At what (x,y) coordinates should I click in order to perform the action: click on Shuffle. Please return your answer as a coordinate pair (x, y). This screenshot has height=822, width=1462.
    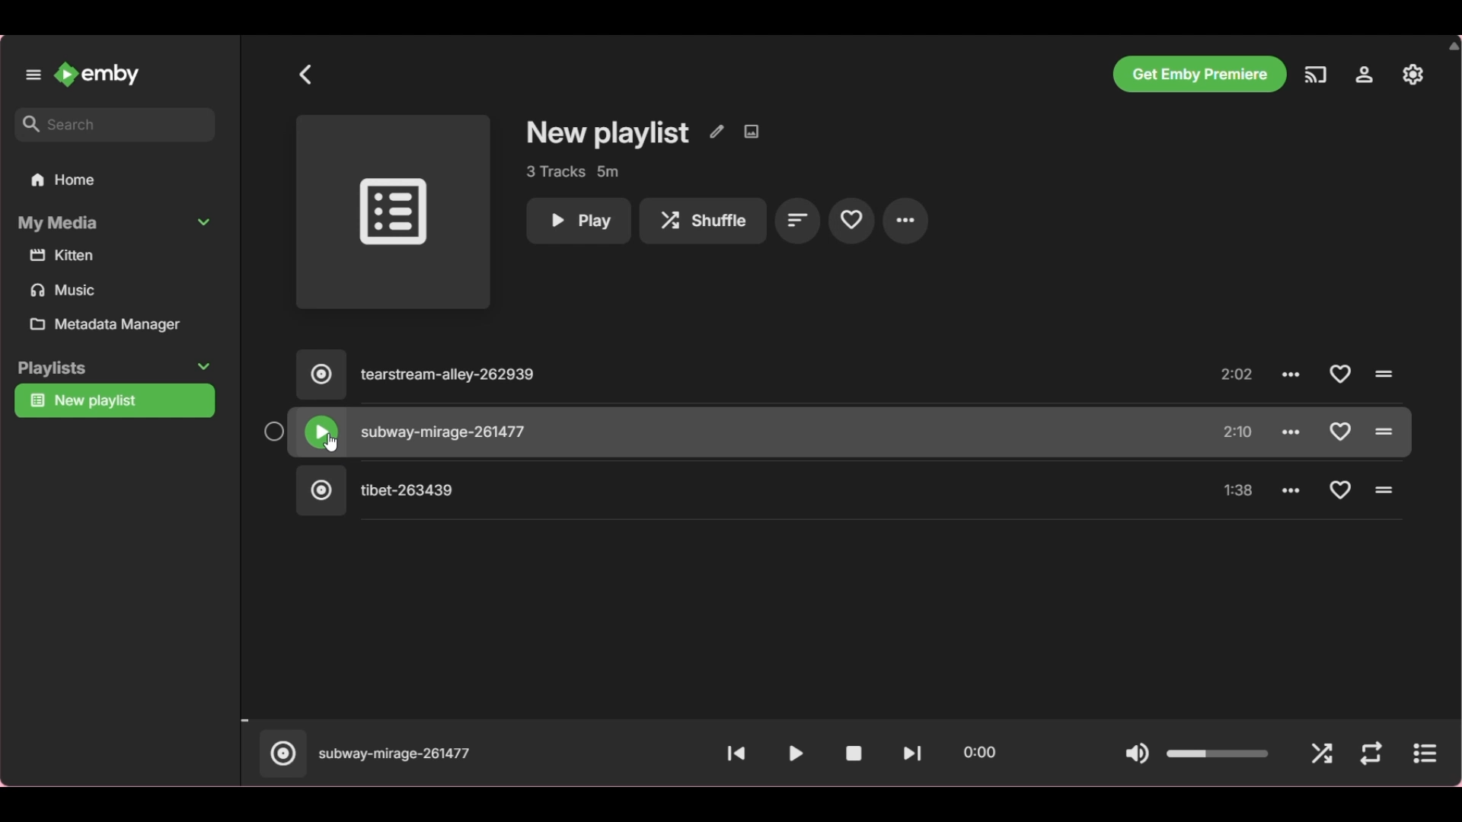
    Looking at the image, I should click on (1322, 755).